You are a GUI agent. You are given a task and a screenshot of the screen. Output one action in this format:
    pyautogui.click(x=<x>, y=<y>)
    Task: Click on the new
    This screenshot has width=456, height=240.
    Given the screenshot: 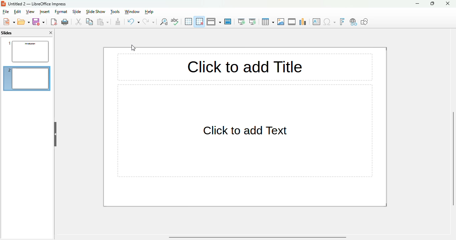 What is the action you would take?
    pyautogui.click(x=9, y=22)
    